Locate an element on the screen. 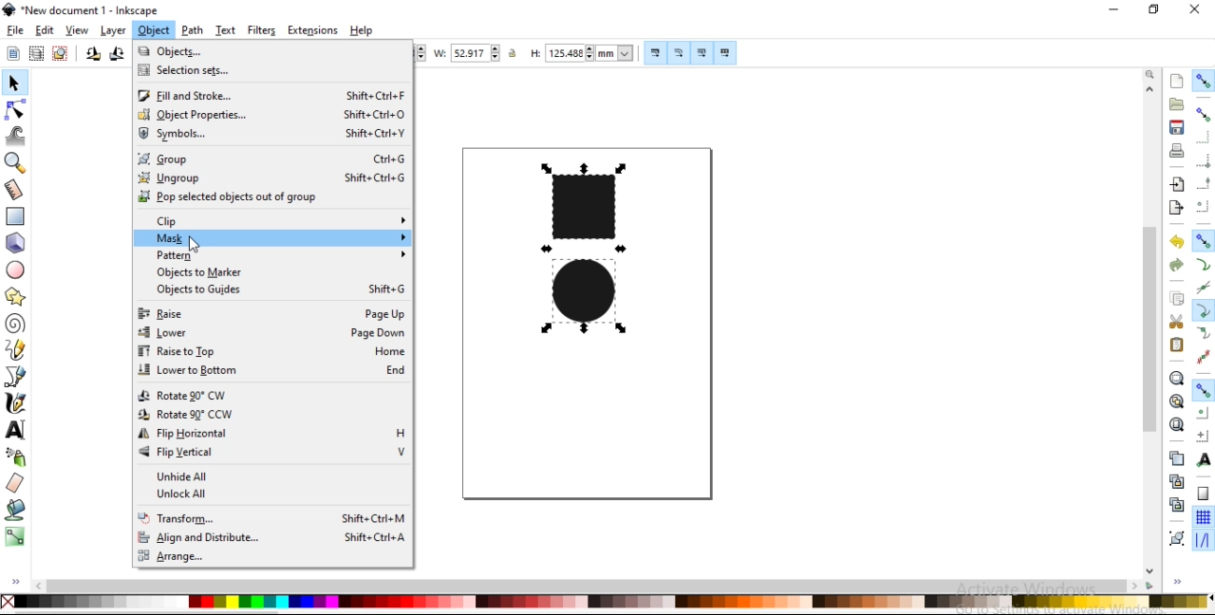  fill and strokes is located at coordinates (271, 97).